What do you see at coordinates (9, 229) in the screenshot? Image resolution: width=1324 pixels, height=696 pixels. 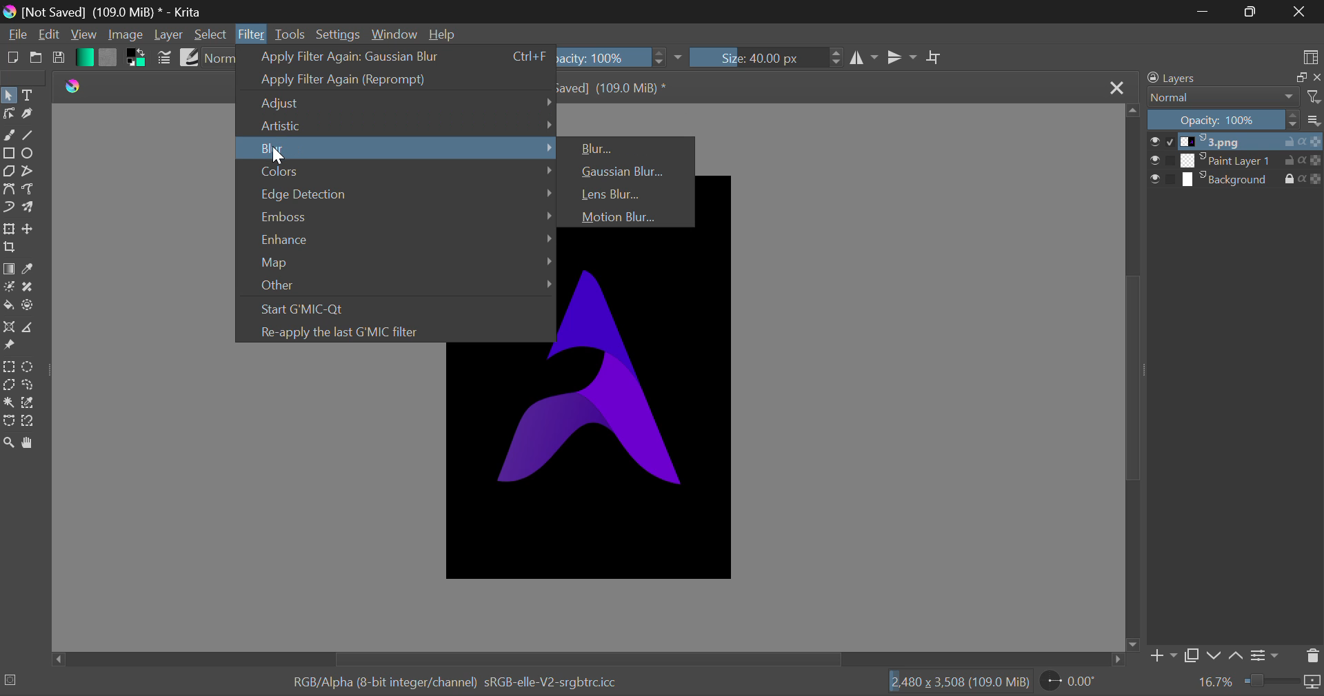 I see `Transform Layers` at bounding box center [9, 229].